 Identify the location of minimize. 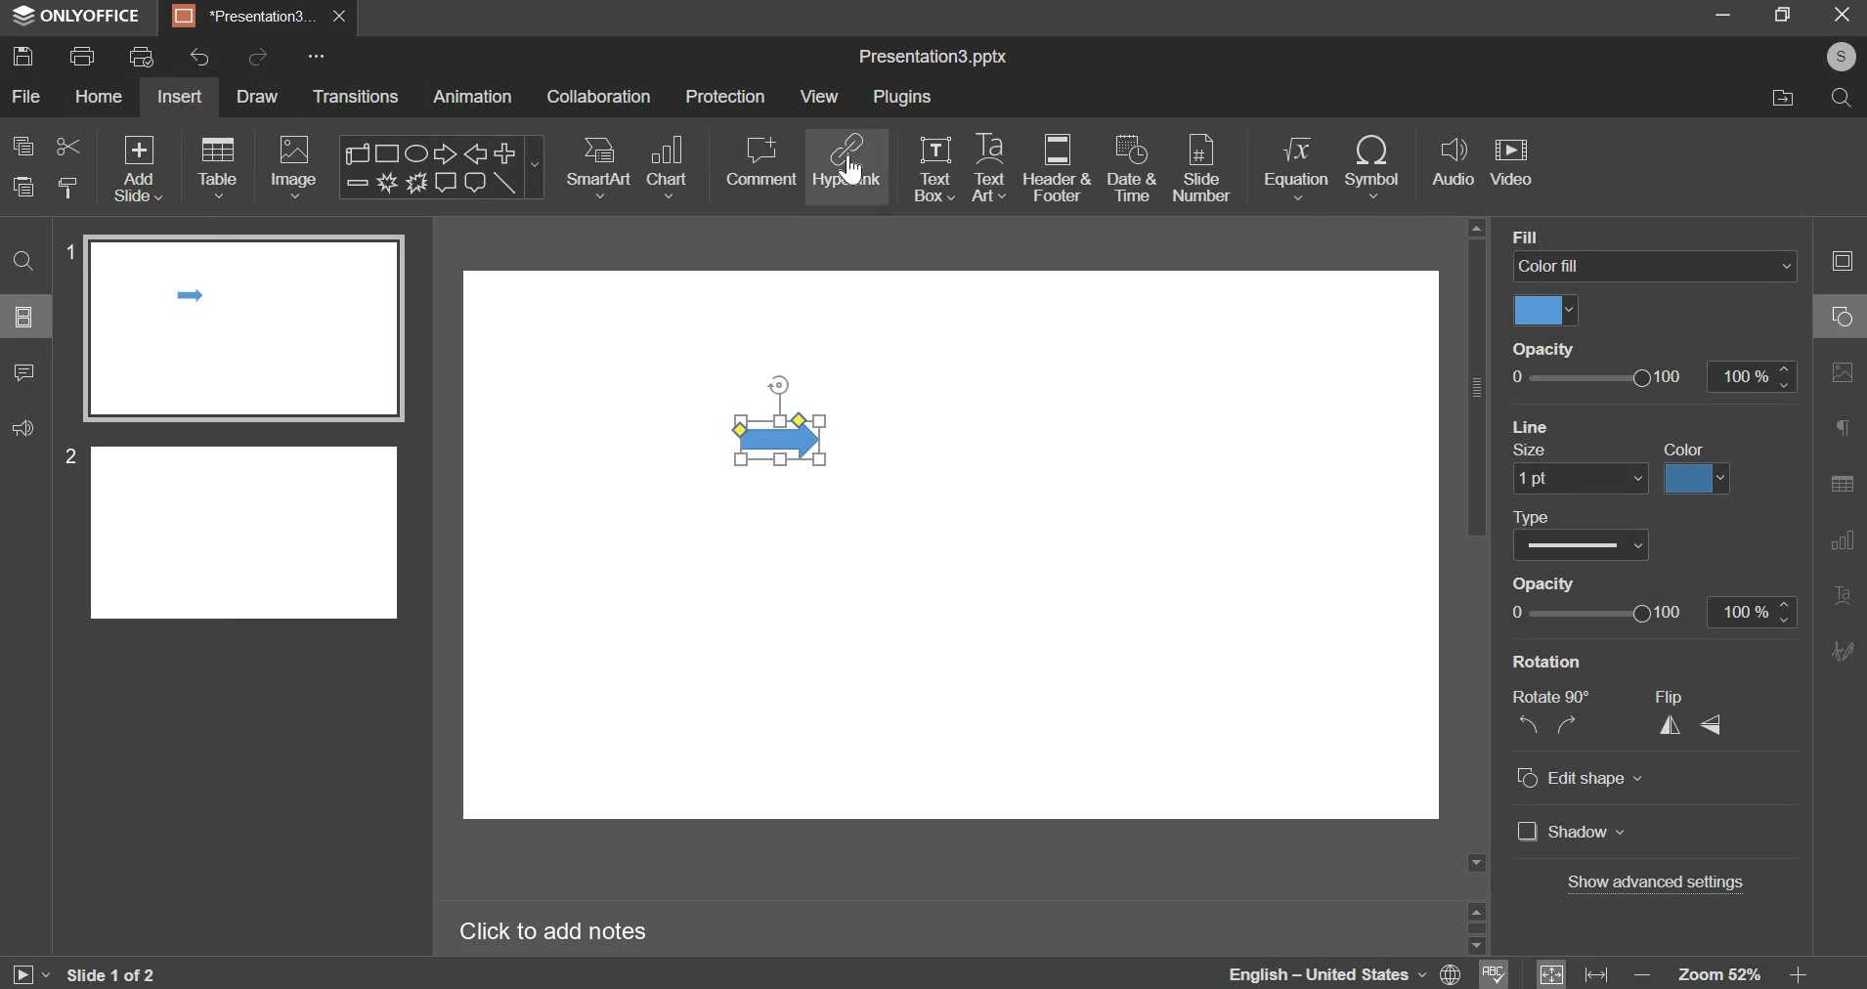
(1723, 14).